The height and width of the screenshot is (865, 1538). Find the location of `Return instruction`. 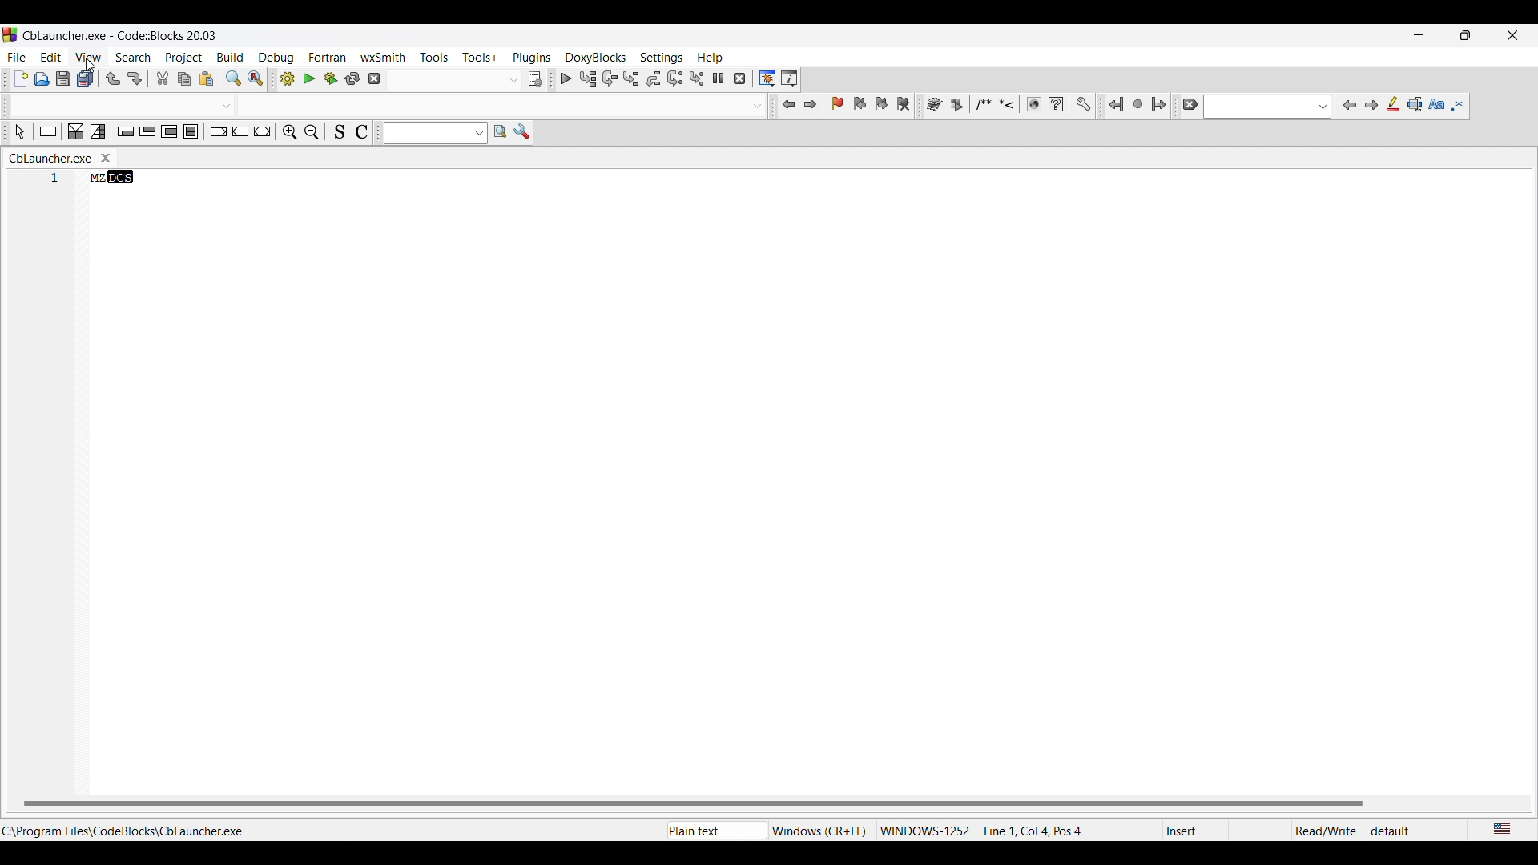

Return instruction is located at coordinates (263, 131).